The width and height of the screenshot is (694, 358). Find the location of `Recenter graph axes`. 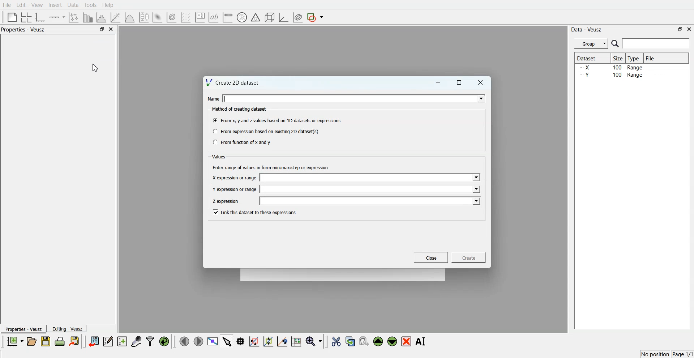

Recenter graph axes is located at coordinates (283, 341).